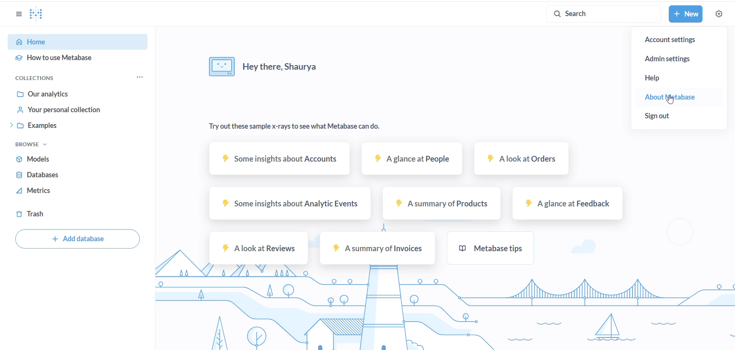  What do you see at coordinates (76, 111) in the screenshot?
I see `your personal collection` at bounding box center [76, 111].